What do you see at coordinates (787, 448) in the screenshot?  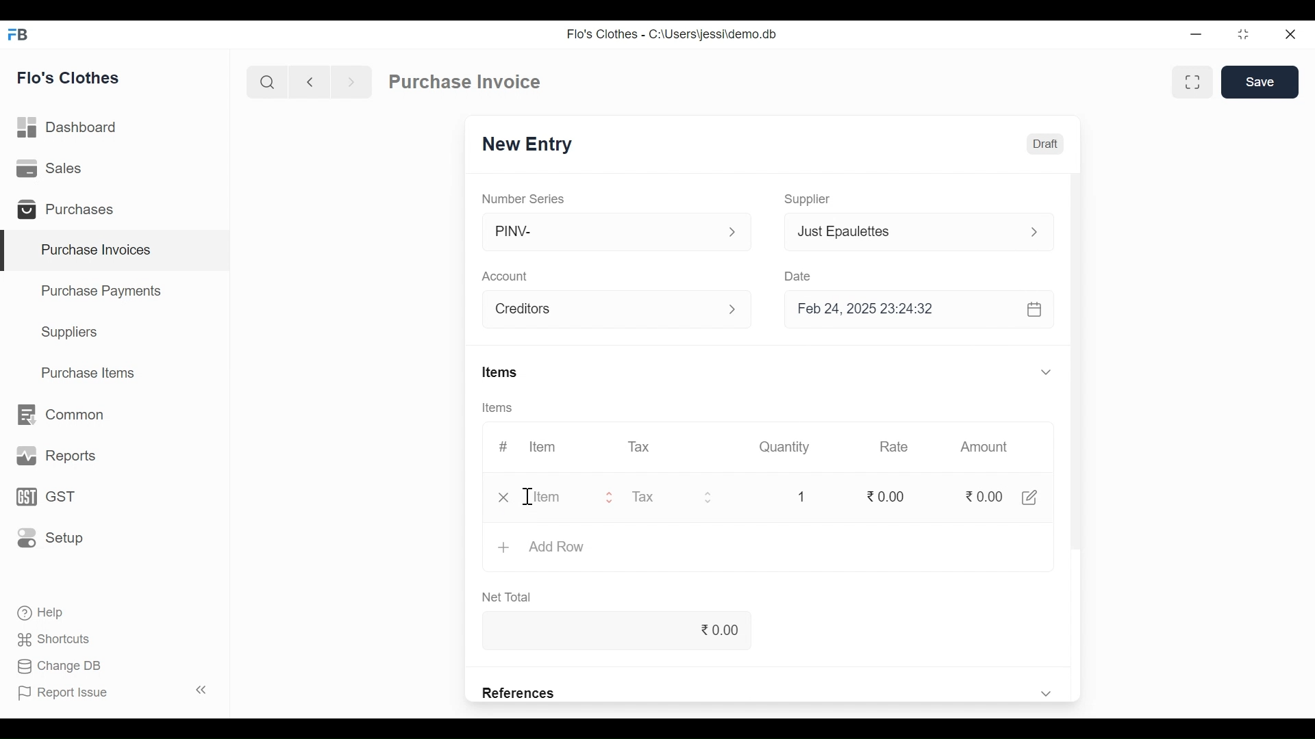 I see `Quantity` at bounding box center [787, 448].